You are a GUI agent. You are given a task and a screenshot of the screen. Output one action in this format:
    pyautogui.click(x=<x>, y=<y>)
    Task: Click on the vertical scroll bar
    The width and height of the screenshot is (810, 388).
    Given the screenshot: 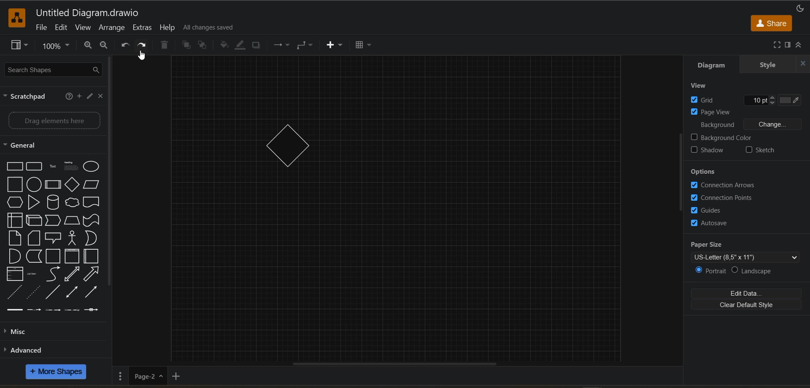 What is the action you would take?
    pyautogui.click(x=683, y=172)
    